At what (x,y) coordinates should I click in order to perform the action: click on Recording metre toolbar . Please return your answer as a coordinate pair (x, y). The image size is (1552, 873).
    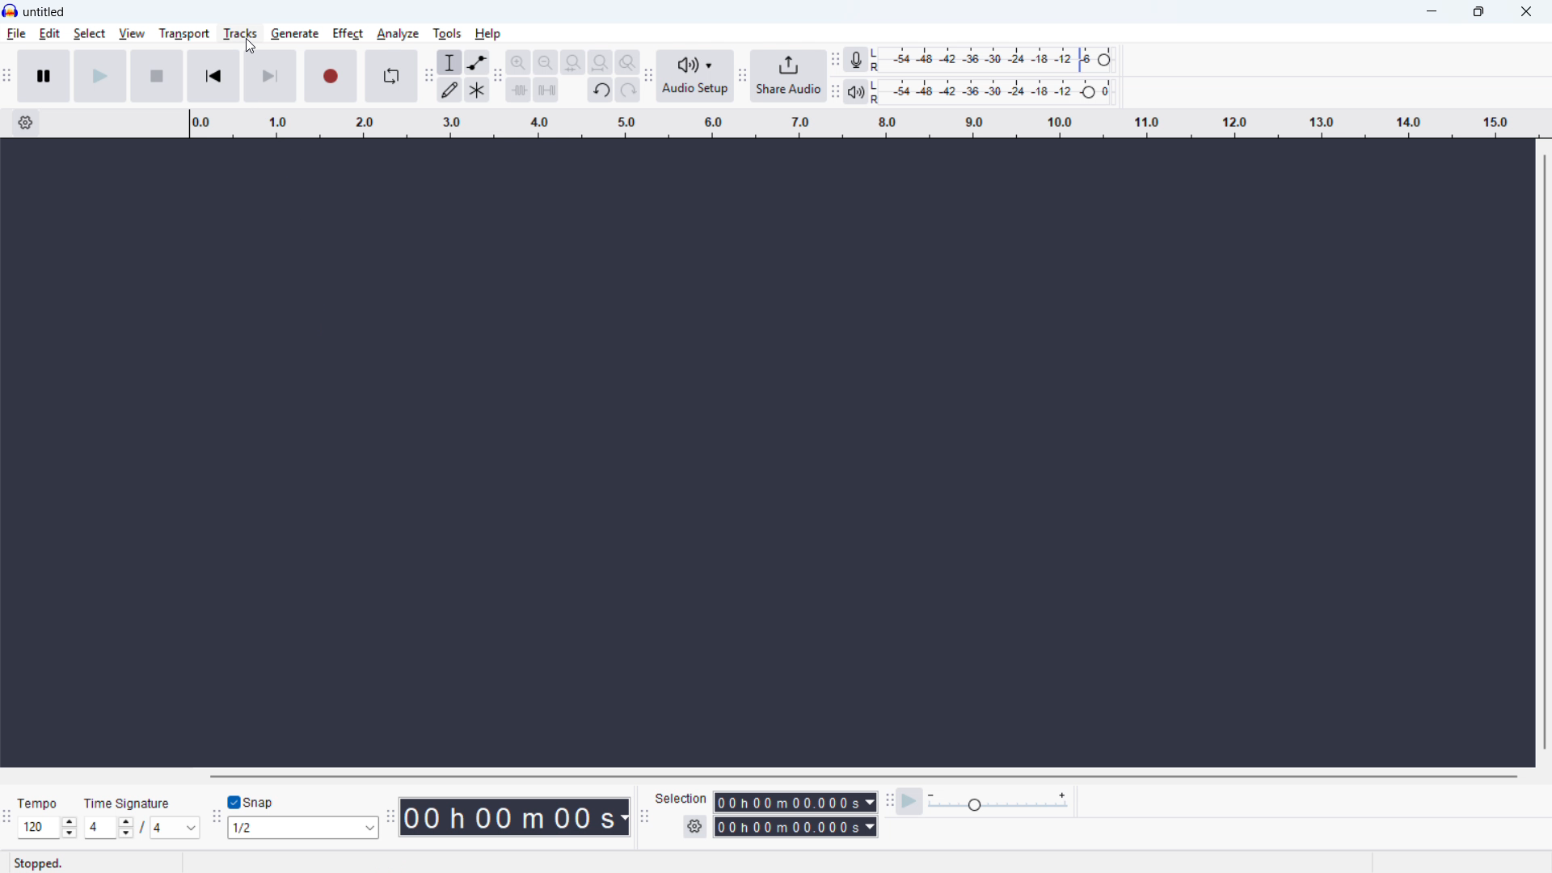
    Looking at the image, I should click on (835, 60).